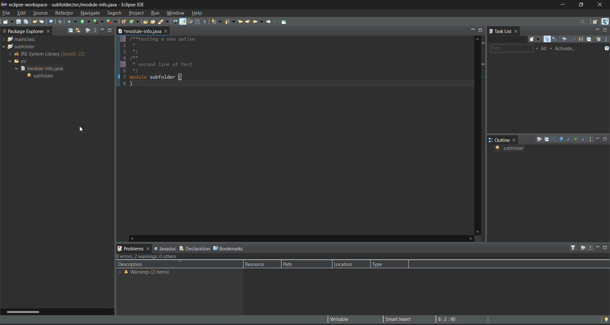 This screenshot has width=610, height=325. Describe the element at coordinates (197, 22) in the screenshot. I see `toggle block selection mode ` at that location.